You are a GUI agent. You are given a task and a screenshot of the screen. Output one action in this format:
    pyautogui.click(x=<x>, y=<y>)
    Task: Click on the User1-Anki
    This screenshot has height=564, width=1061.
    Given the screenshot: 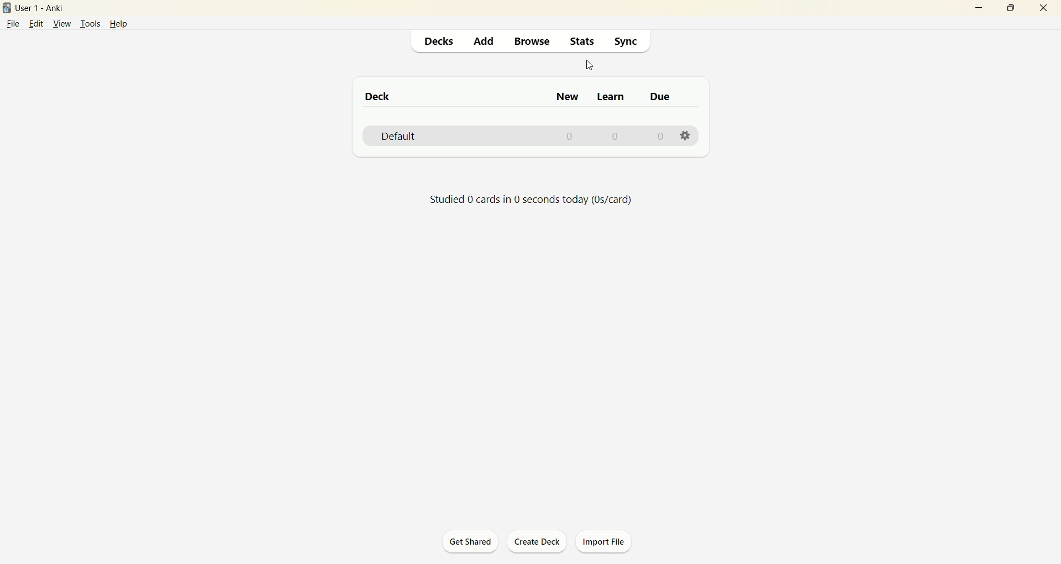 What is the action you would take?
    pyautogui.click(x=47, y=8)
    